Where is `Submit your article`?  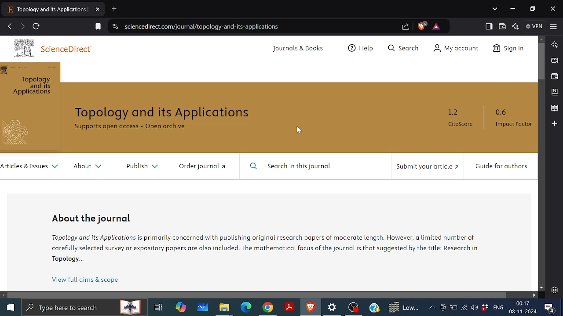
Submit your article is located at coordinates (428, 166).